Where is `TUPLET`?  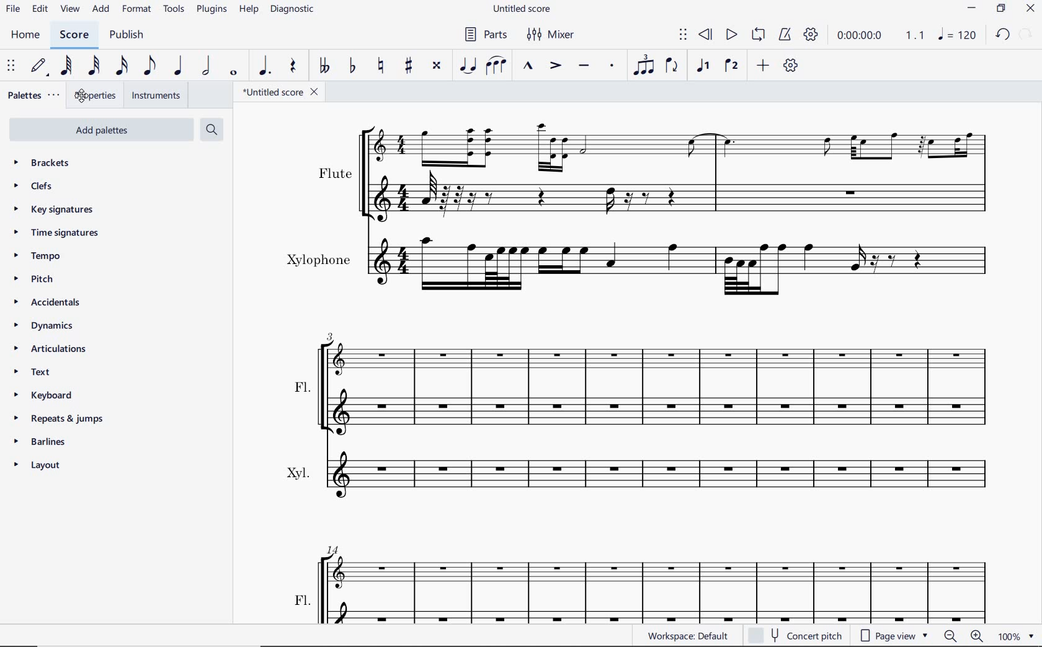 TUPLET is located at coordinates (644, 64).